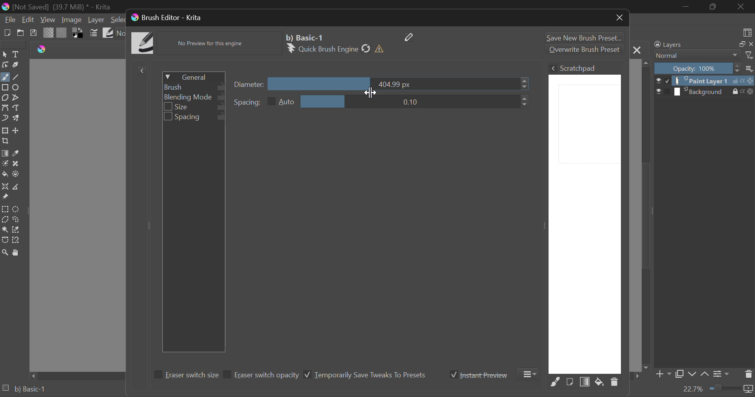  I want to click on No Preview for this engine, so click(212, 44).